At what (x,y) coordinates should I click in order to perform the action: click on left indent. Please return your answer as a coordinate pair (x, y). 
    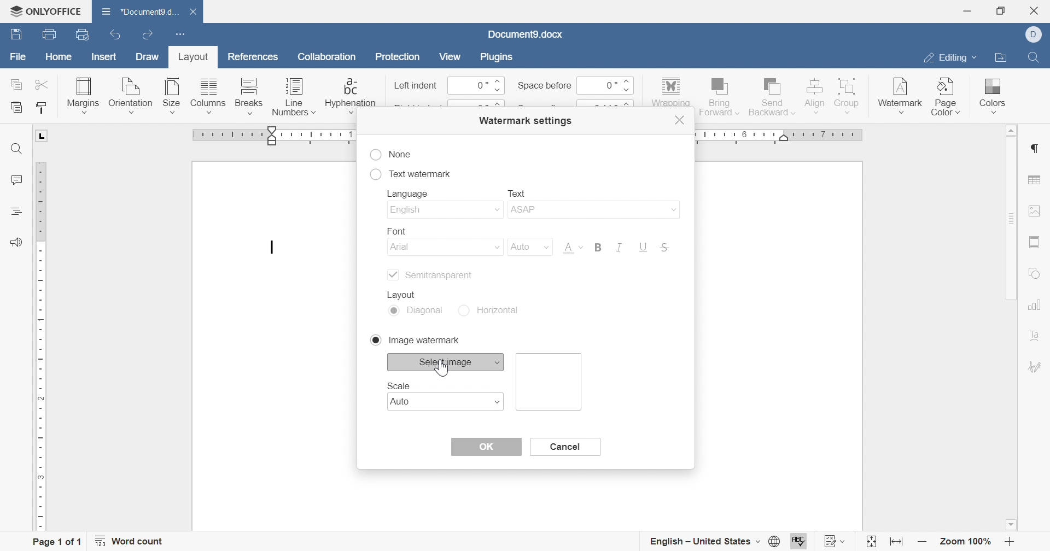
    Looking at the image, I should click on (416, 86).